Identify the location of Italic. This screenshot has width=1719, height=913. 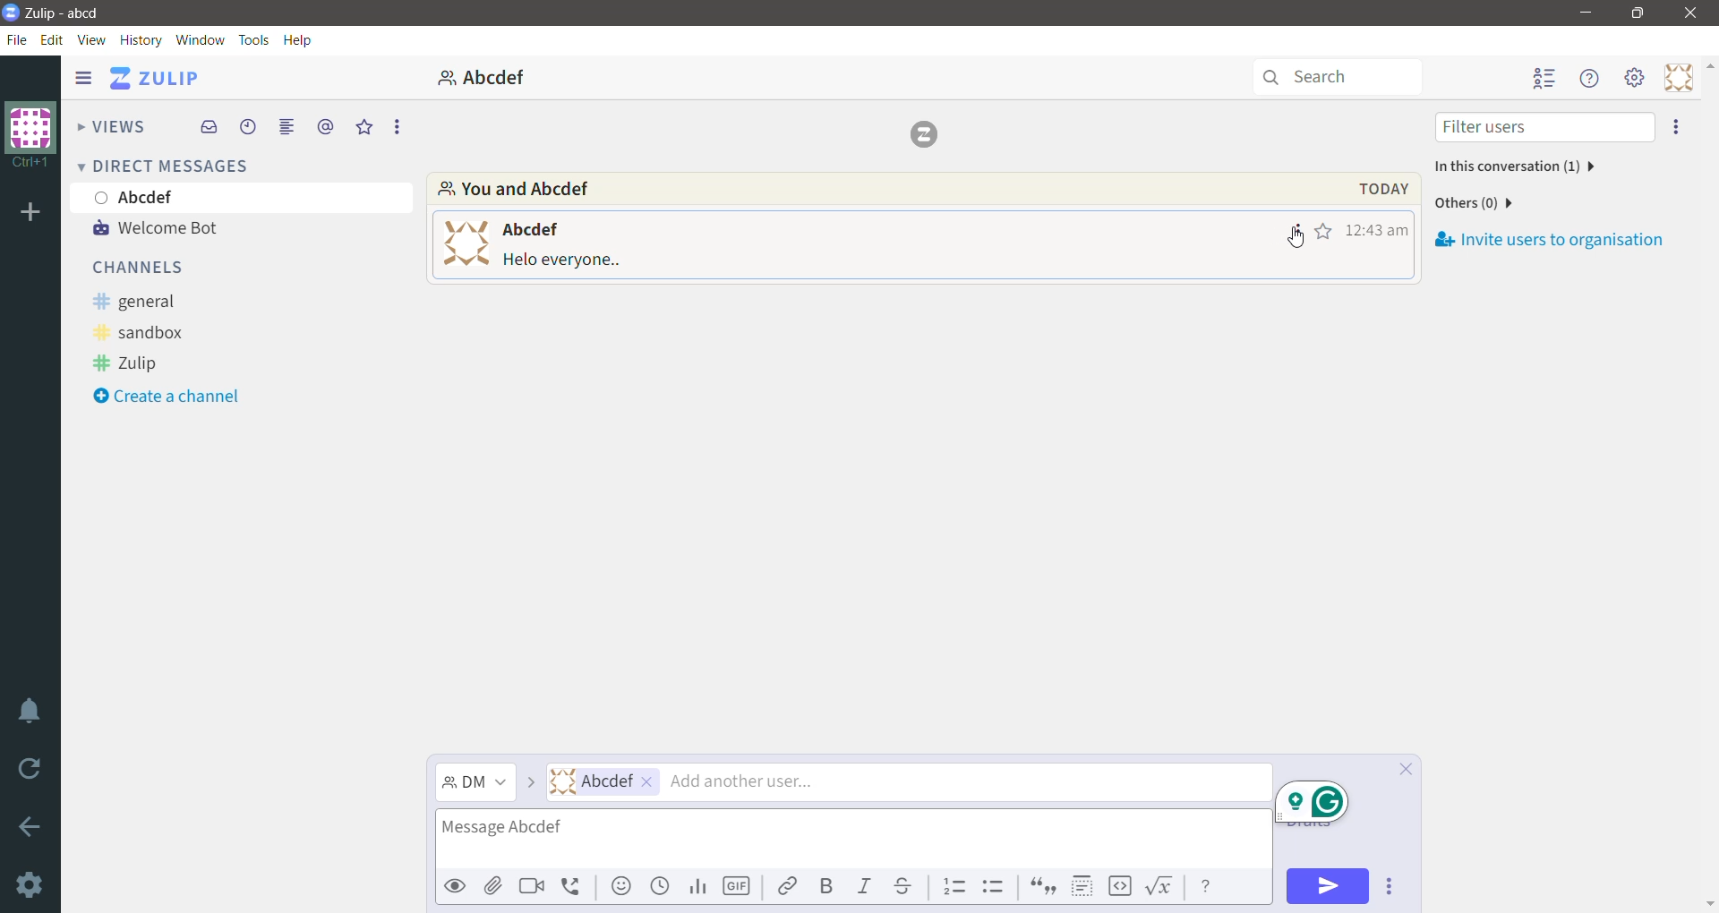
(863, 885).